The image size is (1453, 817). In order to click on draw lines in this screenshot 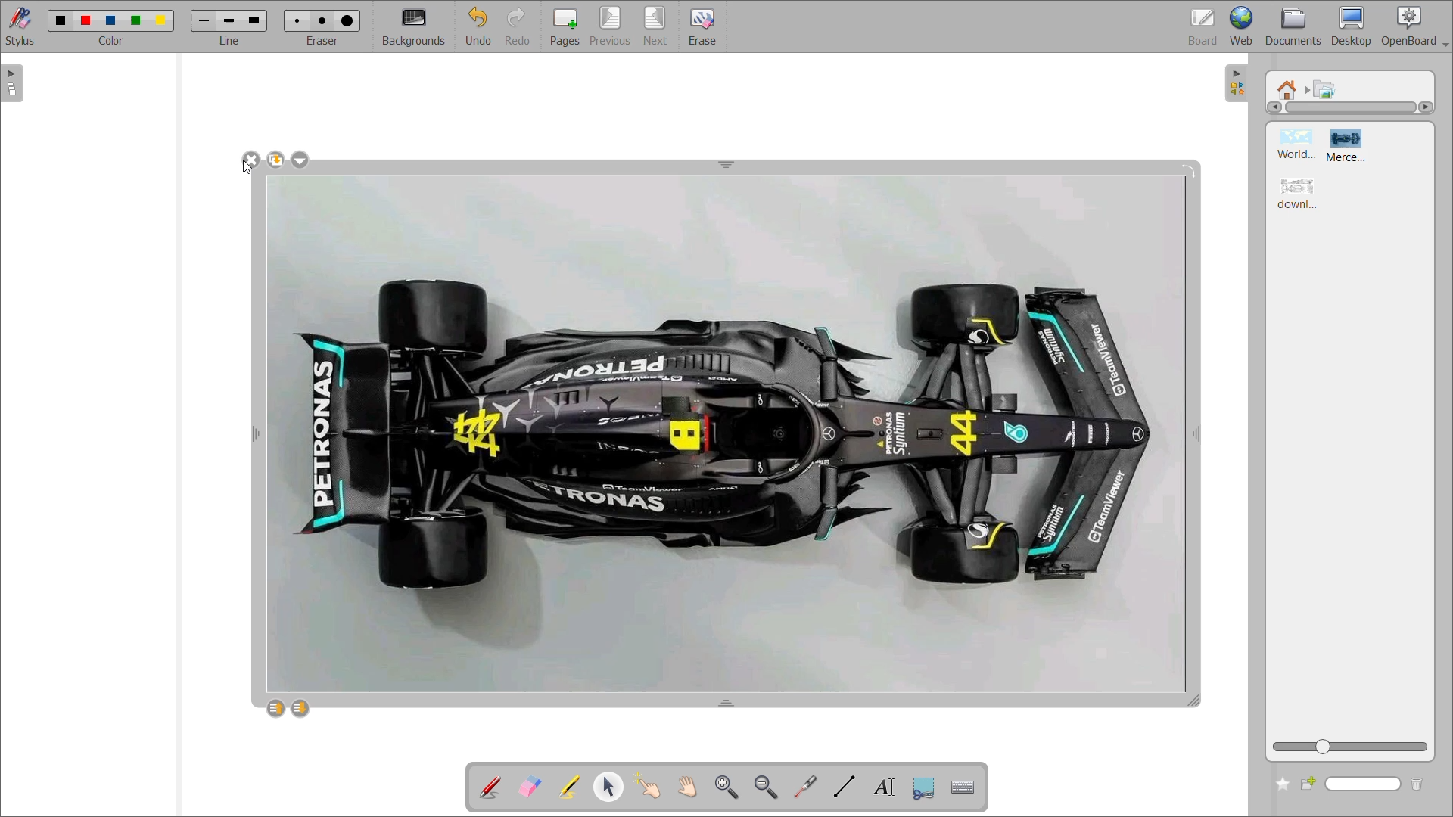, I will do `click(848, 786)`.